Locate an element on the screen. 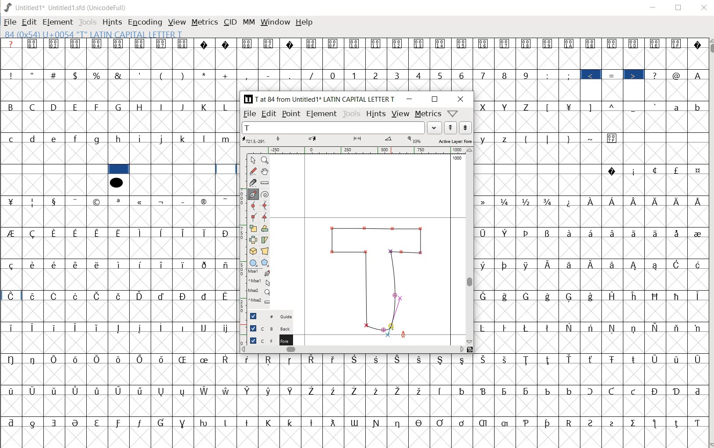 Image resolution: width=714 pixels, height=448 pixels. Untitled1* Untitled 1.sfd (UnicodeFull) is located at coordinates (70, 7).